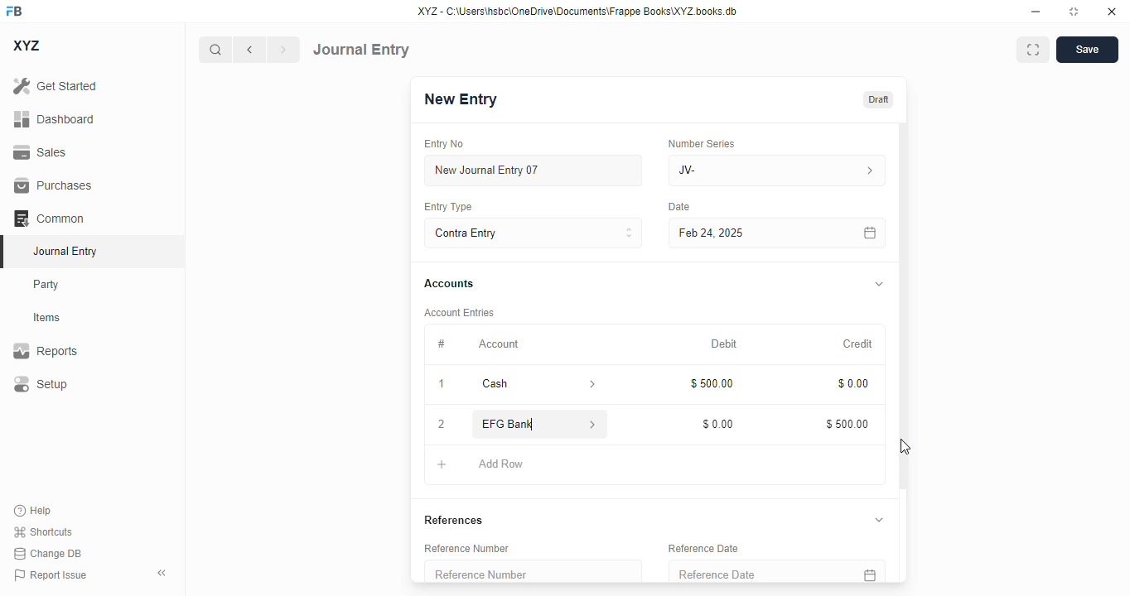 The image size is (1130, 596). I want to click on toggle expand/collapse, so click(880, 283).